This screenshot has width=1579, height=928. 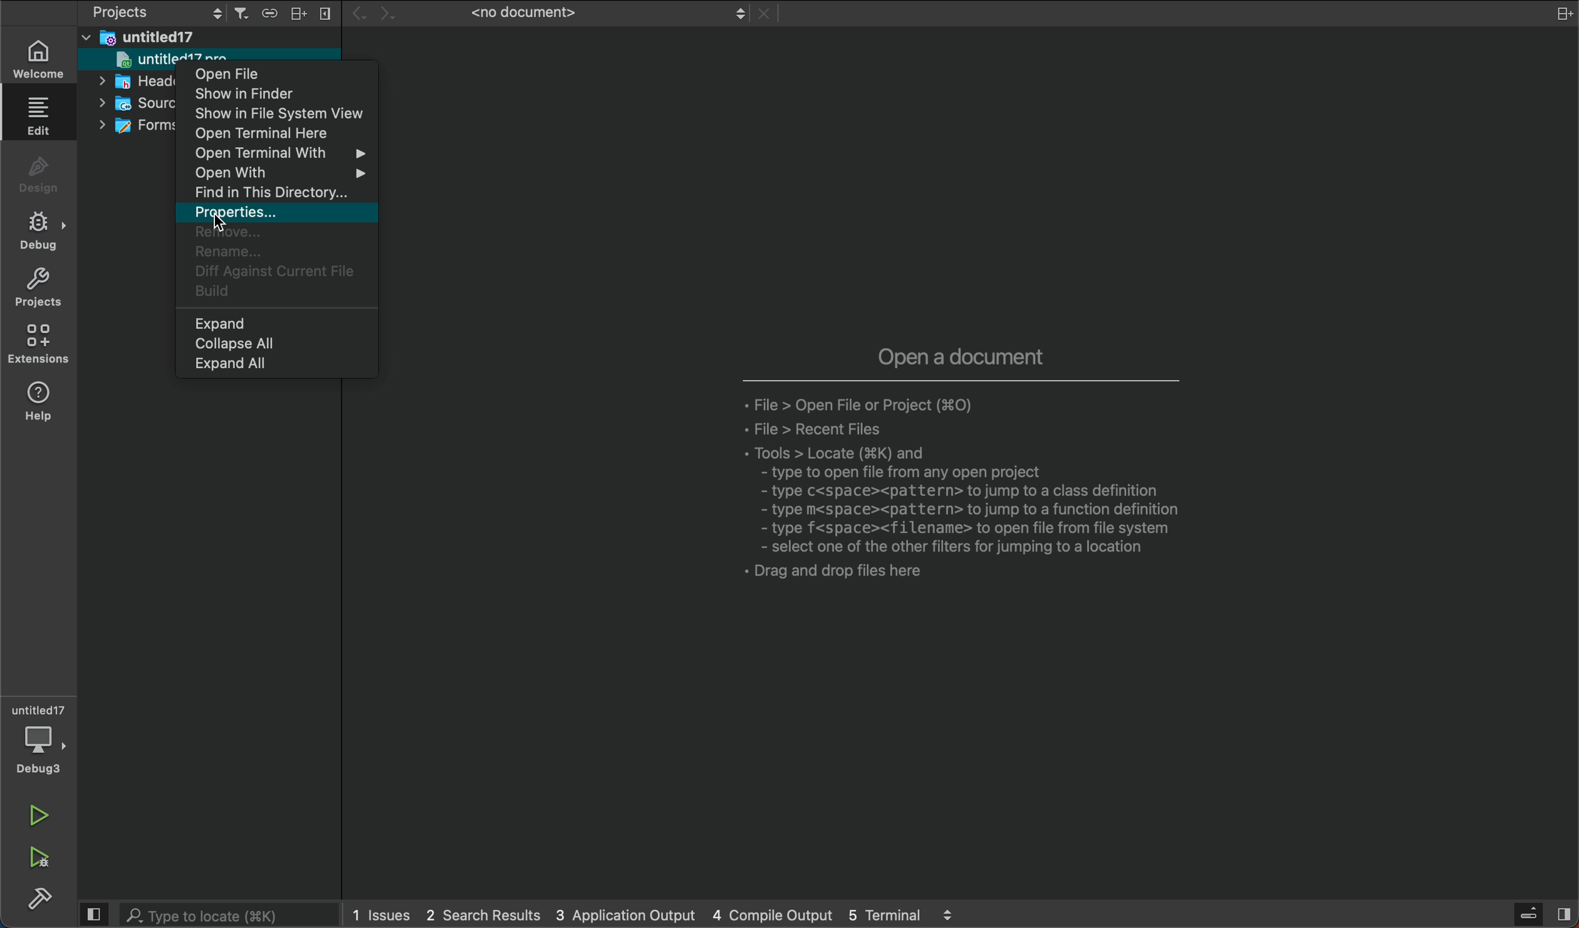 I want to click on cursor, so click(x=228, y=217).